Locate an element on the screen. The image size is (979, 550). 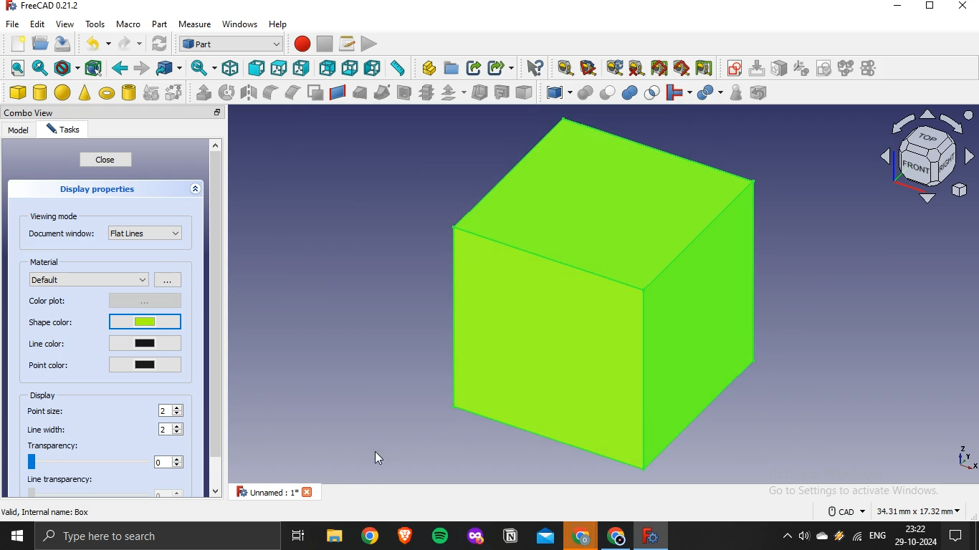
execute macro recording is located at coordinates (370, 43).